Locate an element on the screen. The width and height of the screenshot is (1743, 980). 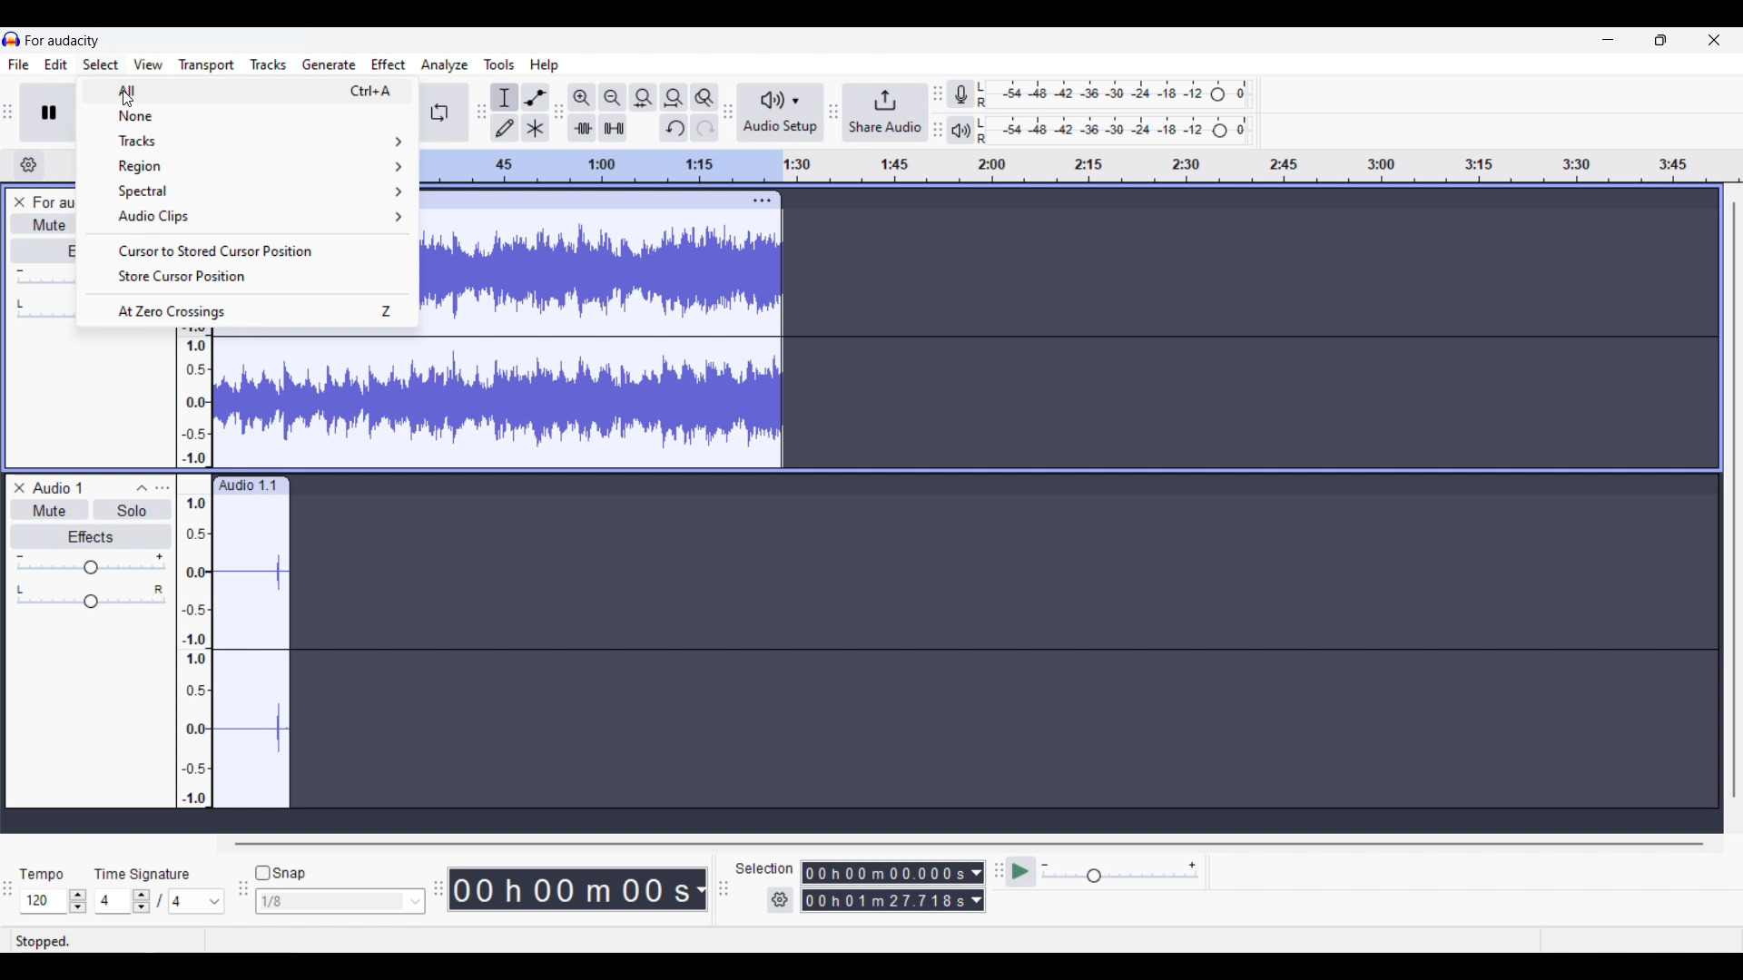
Audio setup is located at coordinates (781, 113).